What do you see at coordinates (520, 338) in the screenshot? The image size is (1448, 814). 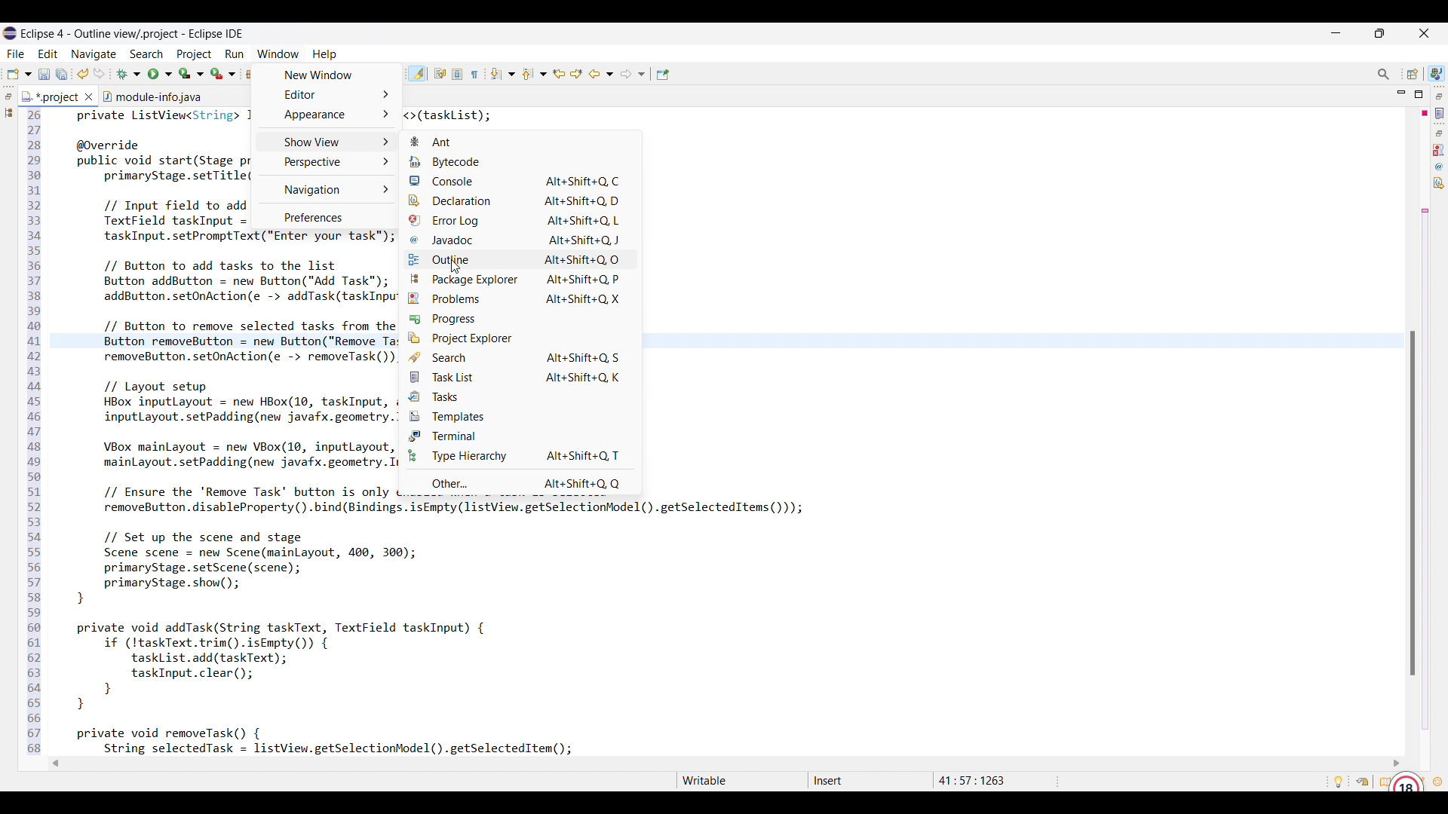 I see `Project explorer` at bounding box center [520, 338].